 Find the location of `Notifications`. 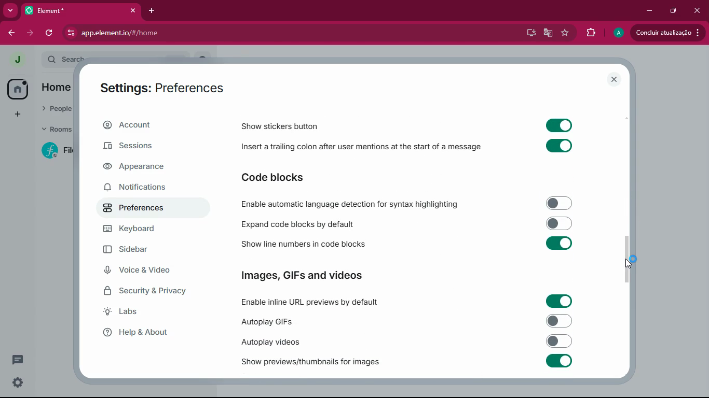

Notifications is located at coordinates (134, 188).